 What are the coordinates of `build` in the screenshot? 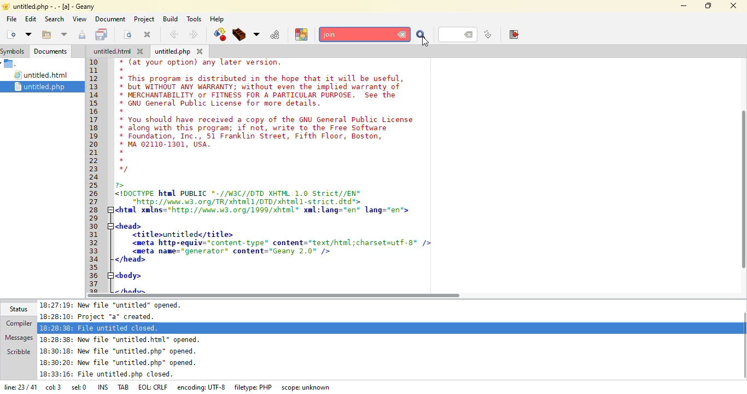 It's located at (240, 35).